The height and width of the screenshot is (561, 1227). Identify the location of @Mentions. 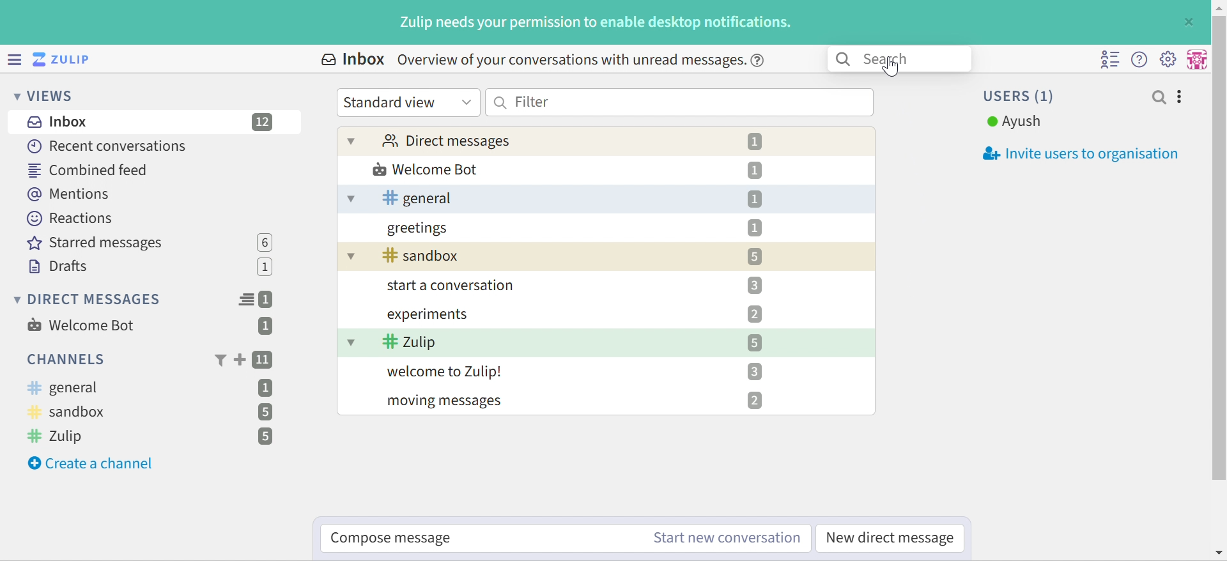
(70, 195).